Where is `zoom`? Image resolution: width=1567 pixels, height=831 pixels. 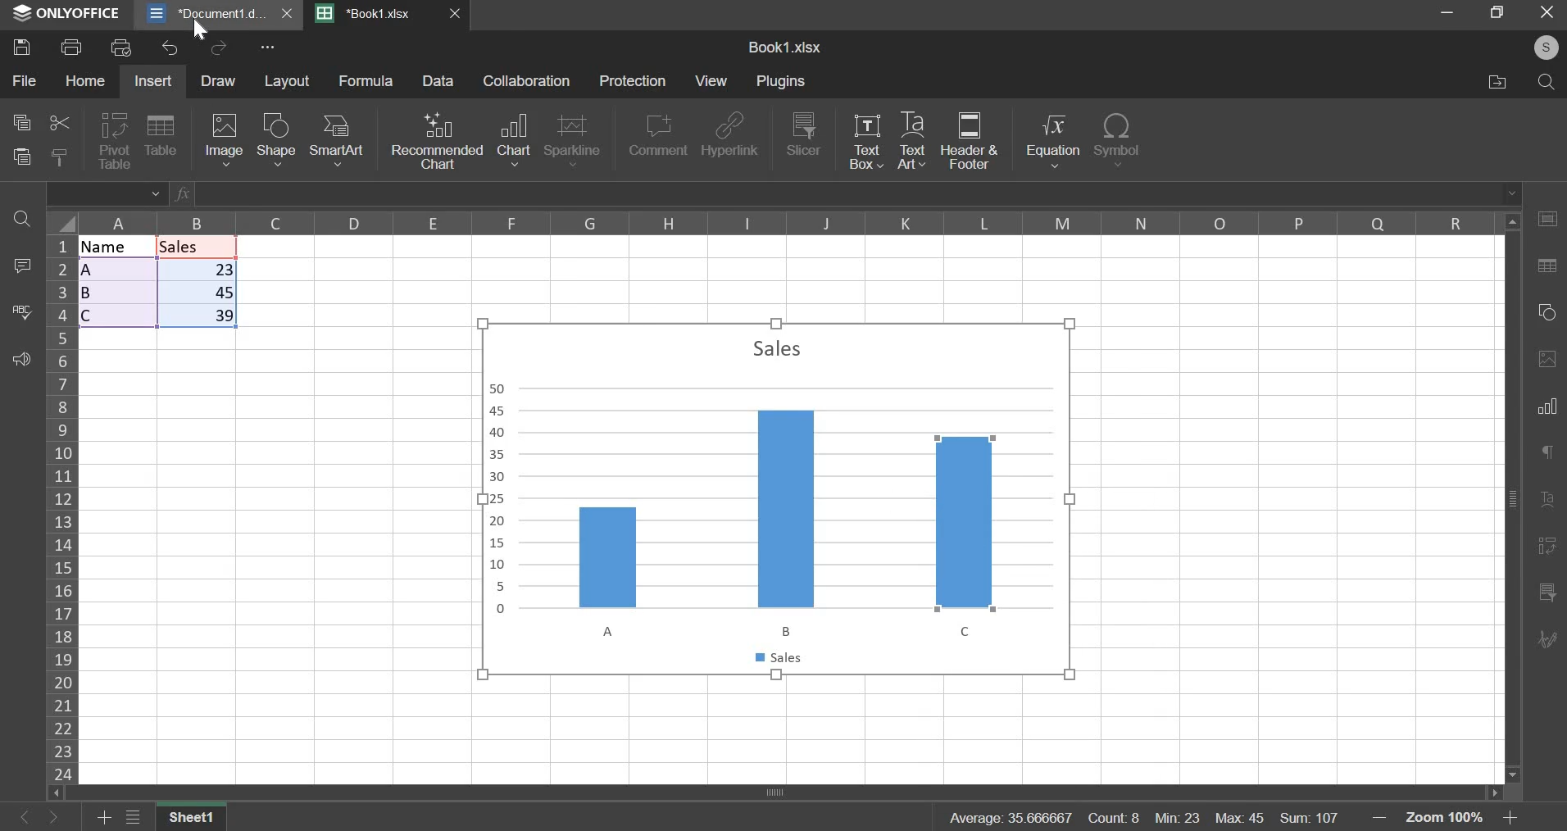 zoom is located at coordinates (1444, 816).